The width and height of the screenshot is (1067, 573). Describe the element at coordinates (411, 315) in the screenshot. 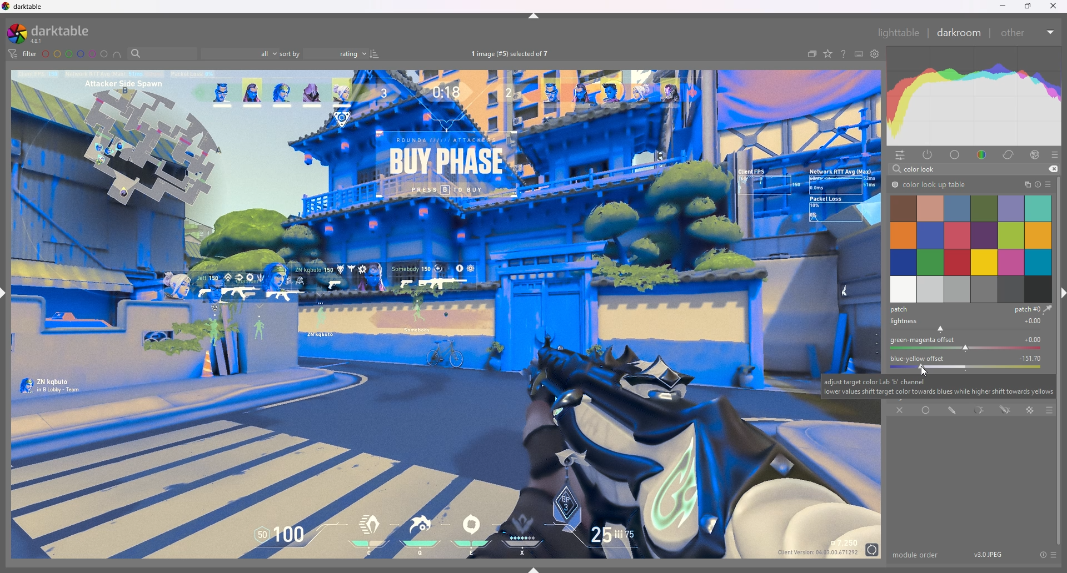

I see `image` at that location.